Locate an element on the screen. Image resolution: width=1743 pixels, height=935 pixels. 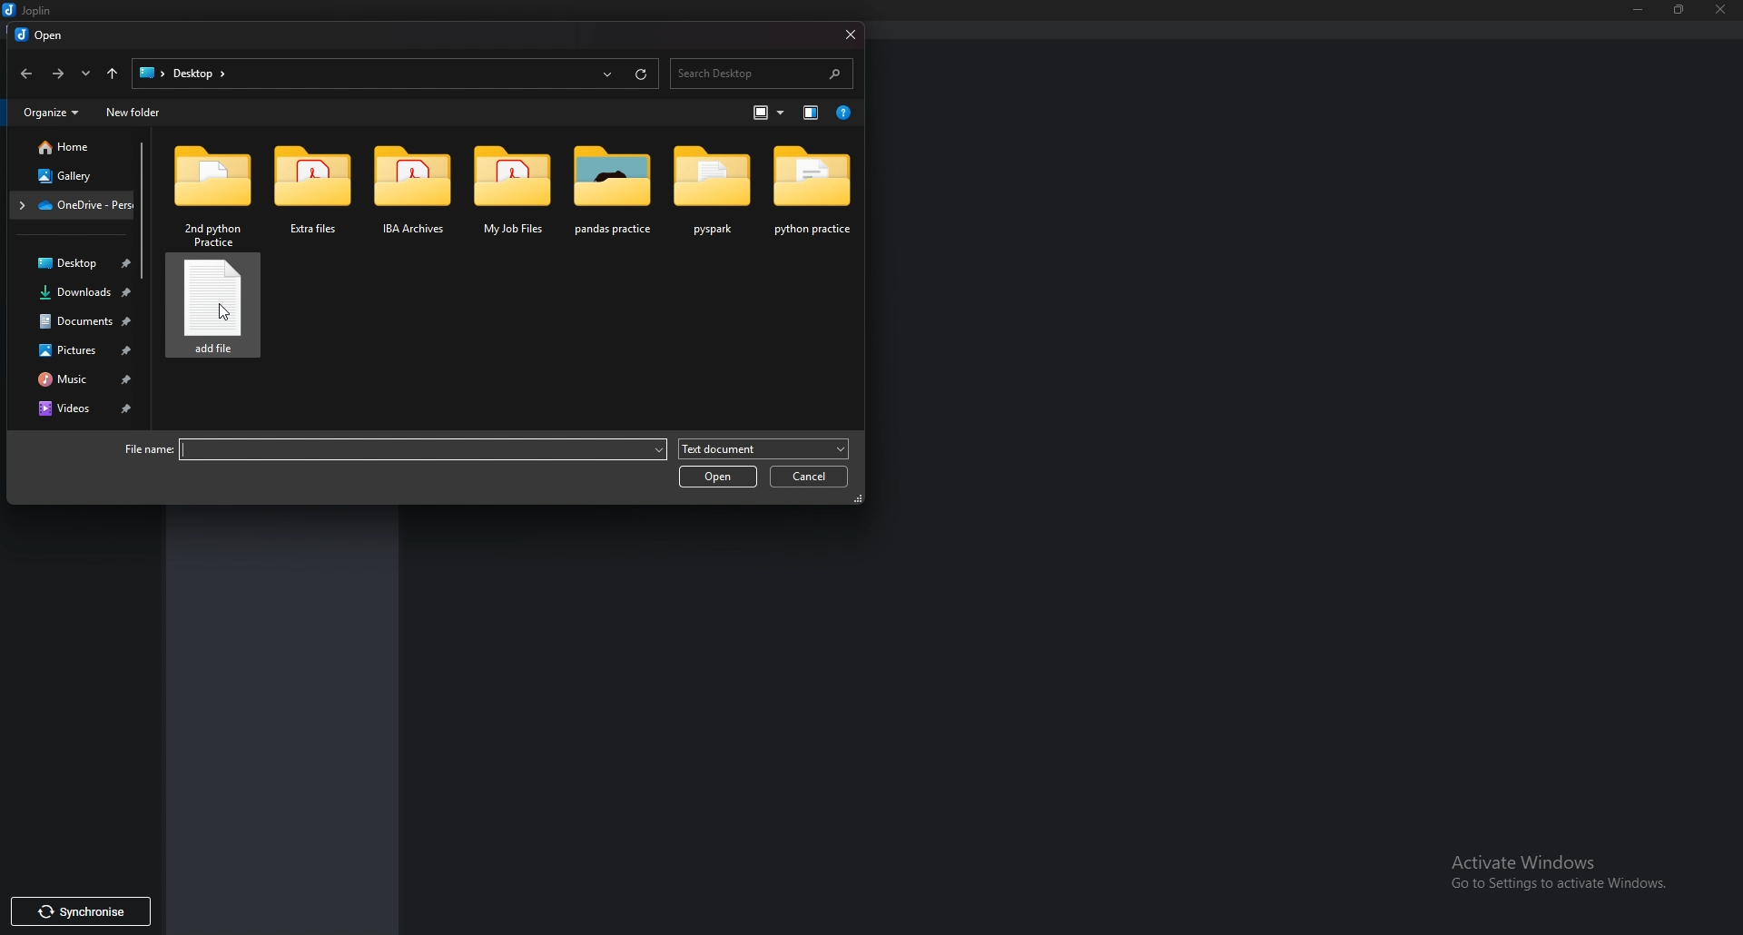
Folder is located at coordinates (413, 193).